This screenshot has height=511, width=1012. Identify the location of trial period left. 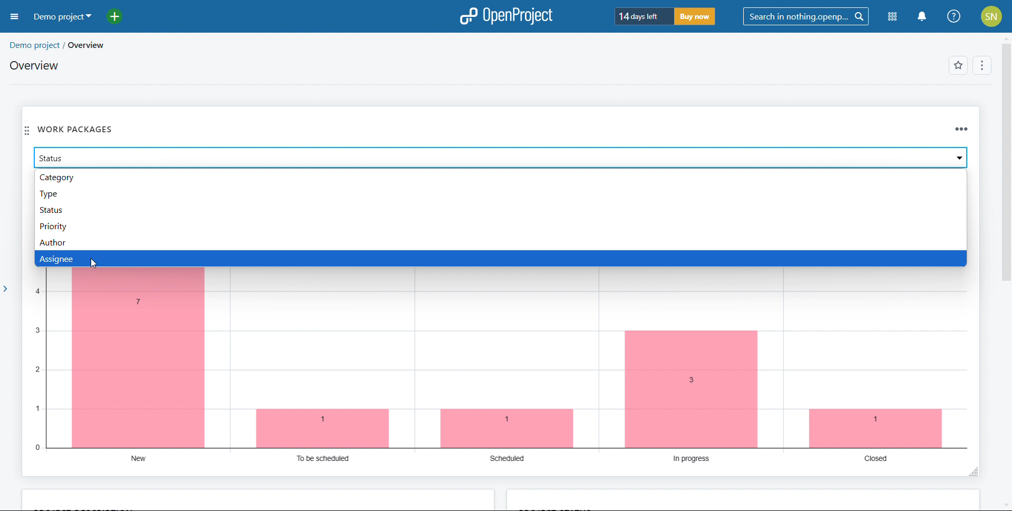
(643, 16).